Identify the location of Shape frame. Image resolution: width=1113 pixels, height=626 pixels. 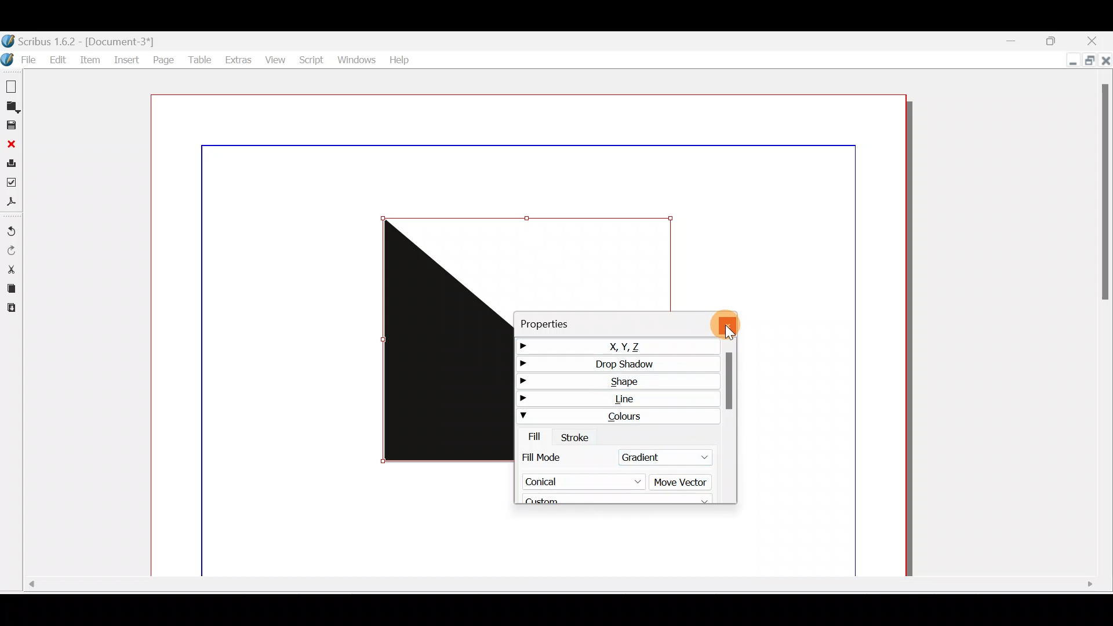
(443, 341).